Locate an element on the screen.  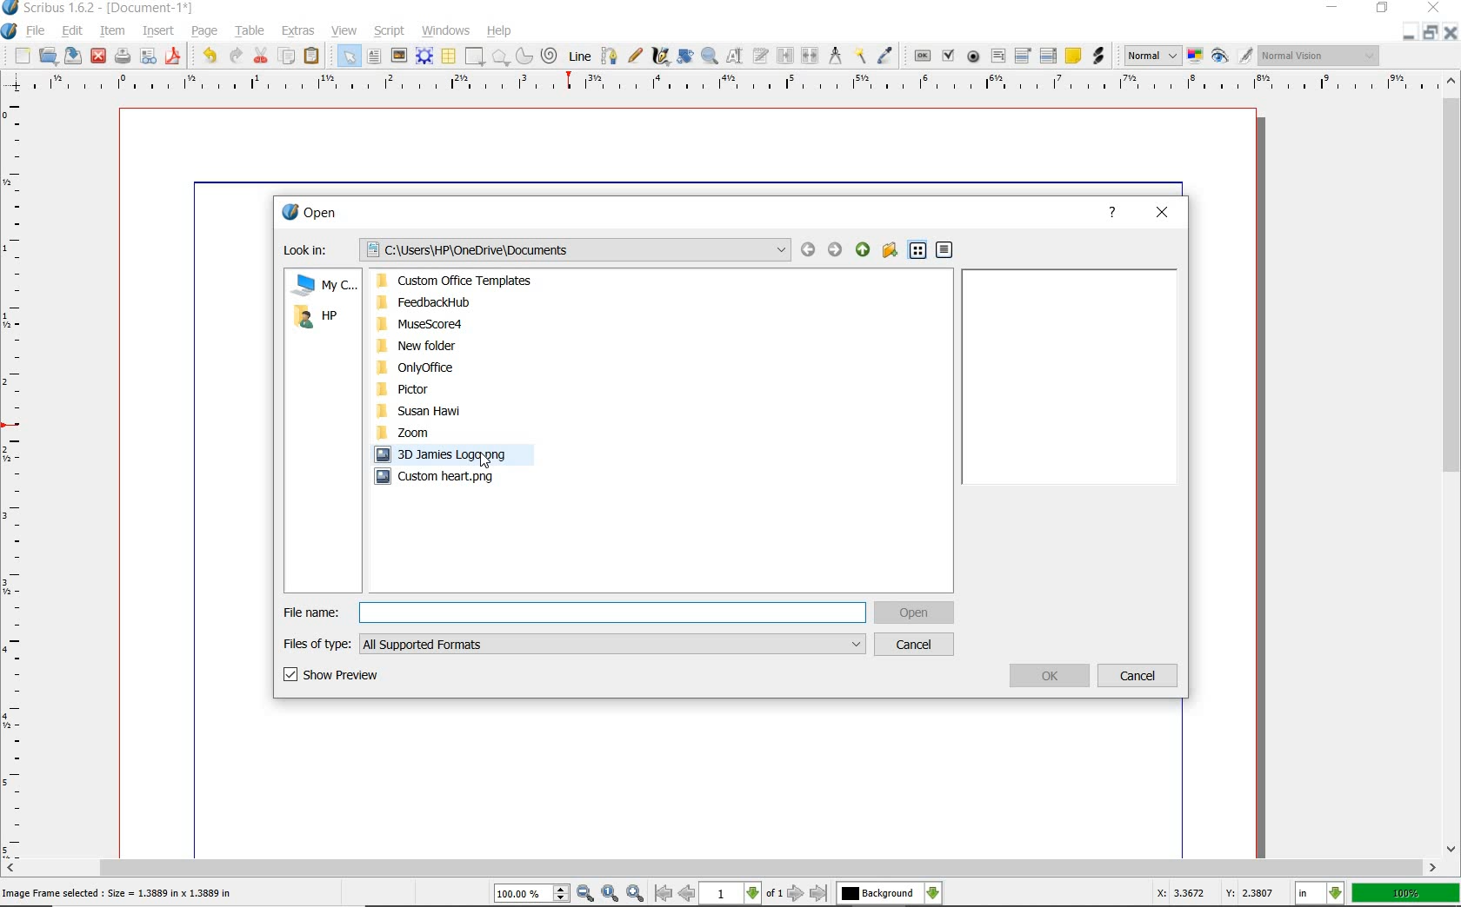
Custom Office Templates is located at coordinates (463, 282).